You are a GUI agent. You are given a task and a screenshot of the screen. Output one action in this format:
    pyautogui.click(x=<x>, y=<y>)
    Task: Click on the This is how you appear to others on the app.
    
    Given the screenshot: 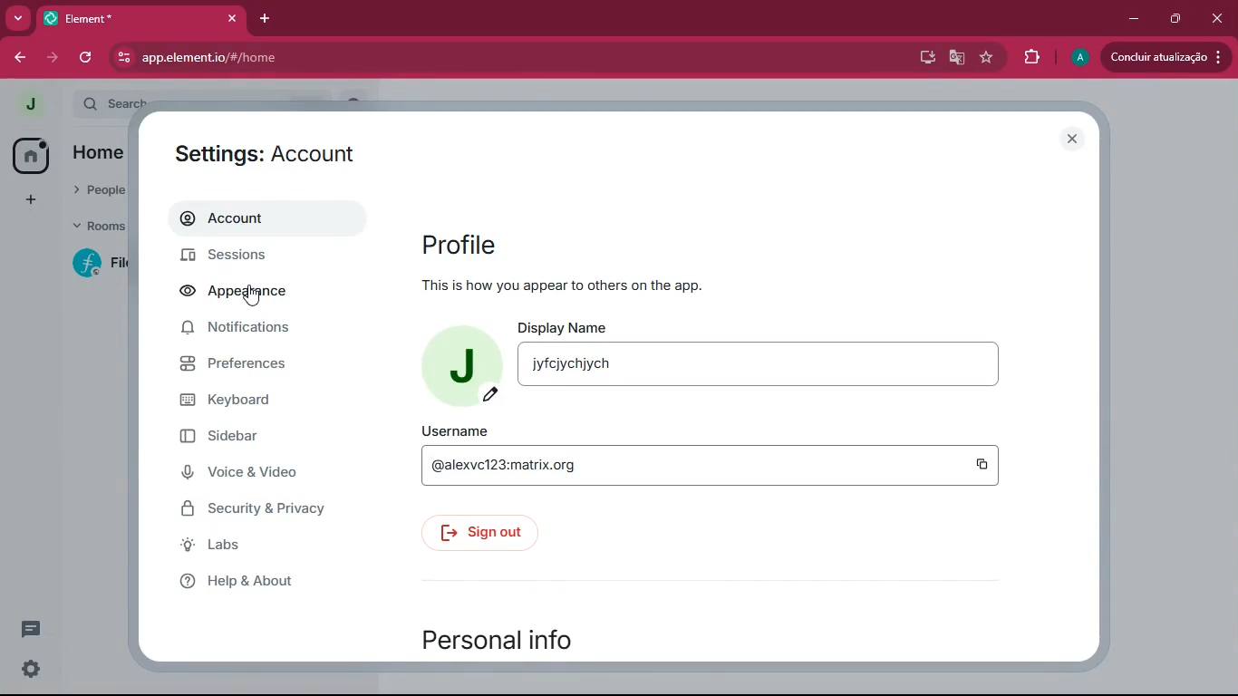 What is the action you would take?
    pyautogui.click(x=563, y=284)
    